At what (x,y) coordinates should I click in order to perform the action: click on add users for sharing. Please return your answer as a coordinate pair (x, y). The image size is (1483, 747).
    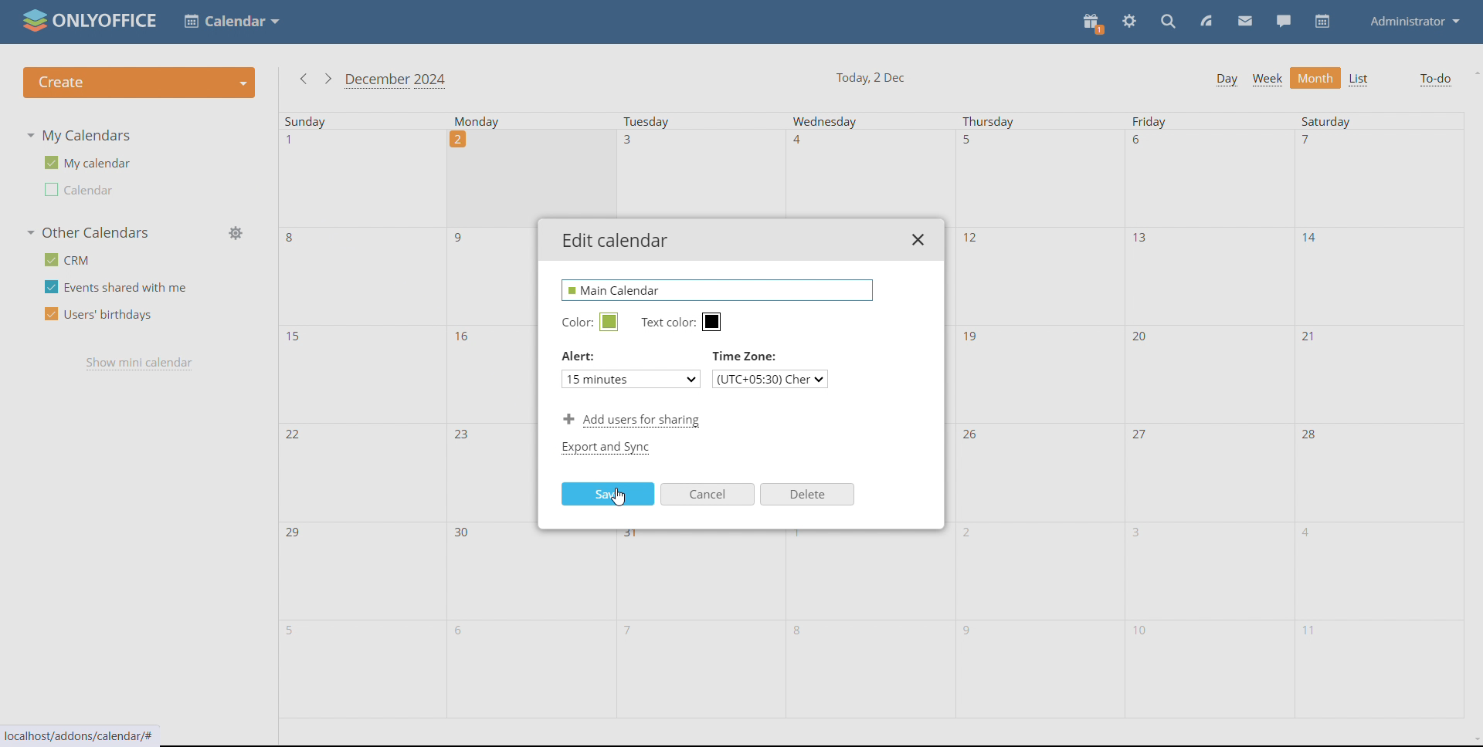
    Looking at the image, I should click on (633, 421).